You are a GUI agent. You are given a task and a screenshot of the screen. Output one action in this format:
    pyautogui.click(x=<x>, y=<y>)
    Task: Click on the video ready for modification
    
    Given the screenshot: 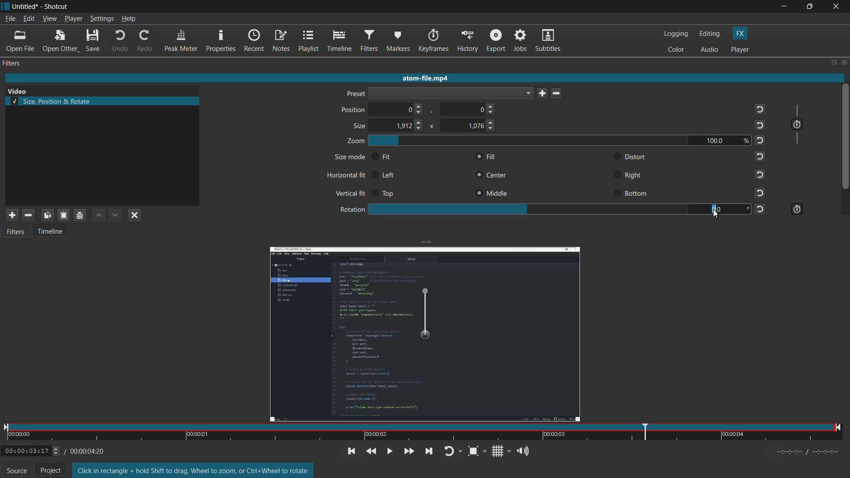 What is the action you would take?
    pyautogui.click(x=425, y=334)
    